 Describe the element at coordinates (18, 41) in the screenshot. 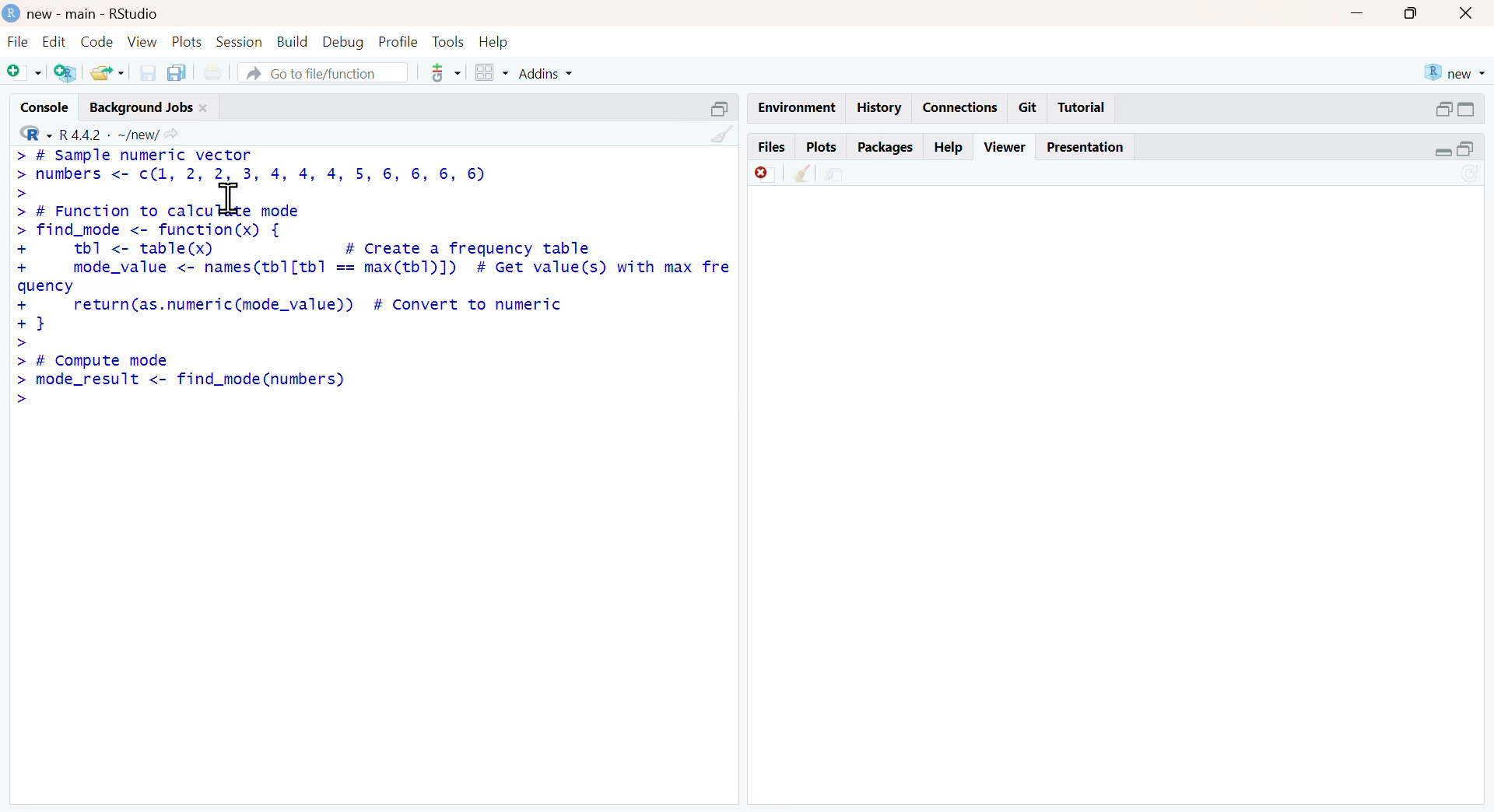

I see `file` at that location.